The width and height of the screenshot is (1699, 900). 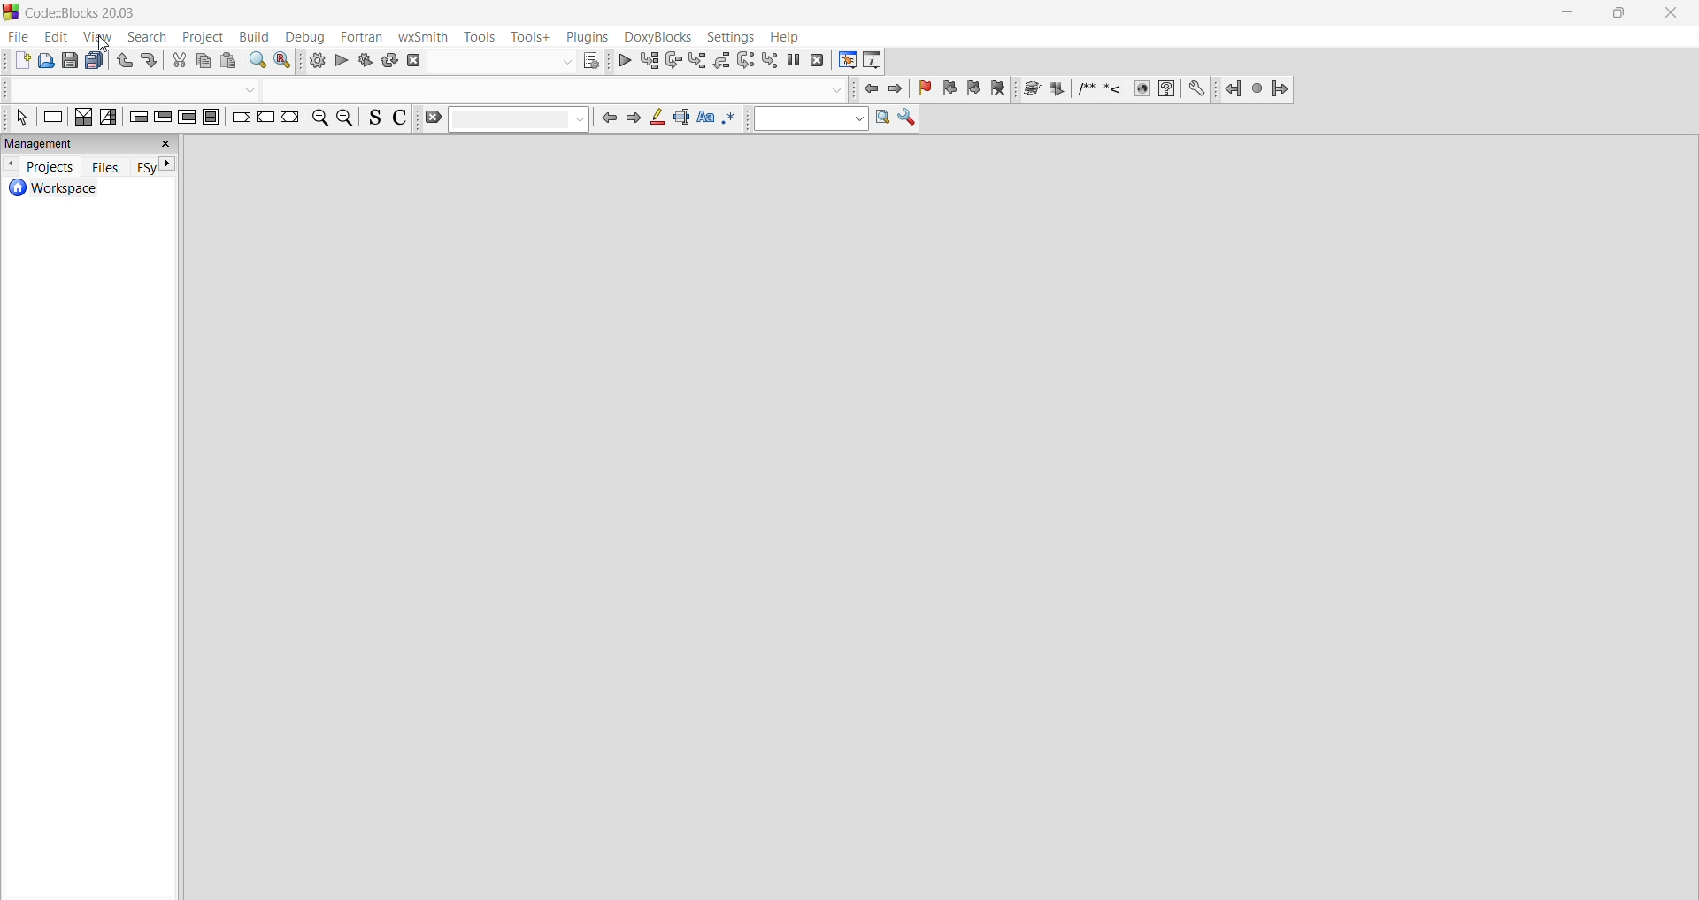 I want to click on break debugger, so click(x=795, y=60).